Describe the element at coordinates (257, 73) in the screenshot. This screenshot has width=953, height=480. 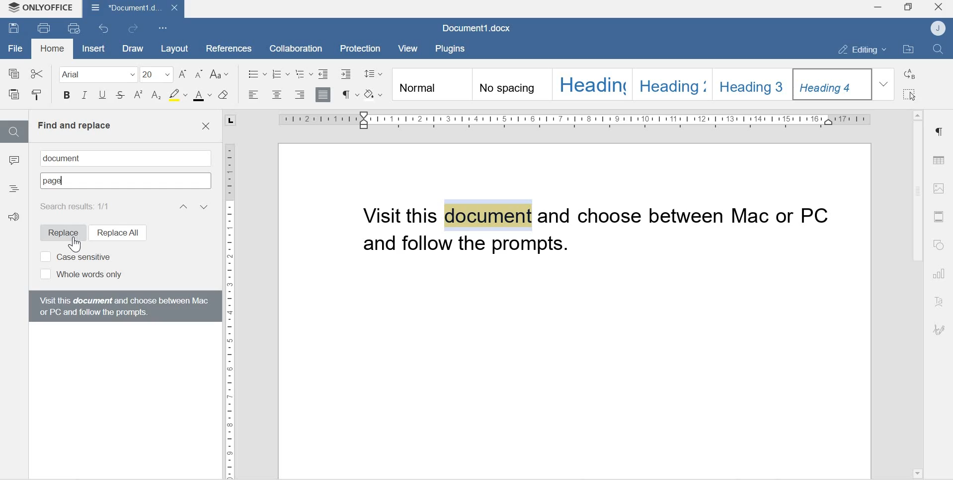
I see `Bullets` at that location.